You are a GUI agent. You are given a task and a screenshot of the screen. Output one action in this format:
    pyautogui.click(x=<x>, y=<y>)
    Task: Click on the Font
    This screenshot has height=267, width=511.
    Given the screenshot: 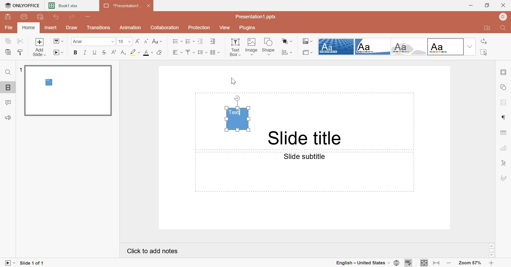 What is the action you would take?
    pyautogui.click(x=89, y=42)
    